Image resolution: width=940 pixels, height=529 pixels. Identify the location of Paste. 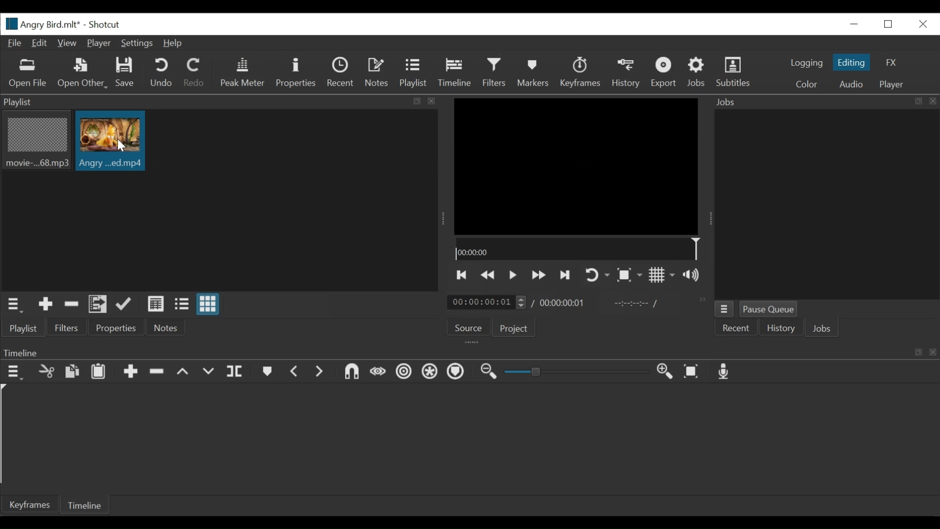
(98, 372).